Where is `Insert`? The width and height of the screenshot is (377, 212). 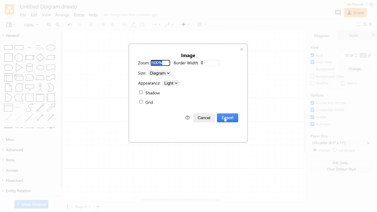 Insert is located at coordinates (186, 25).